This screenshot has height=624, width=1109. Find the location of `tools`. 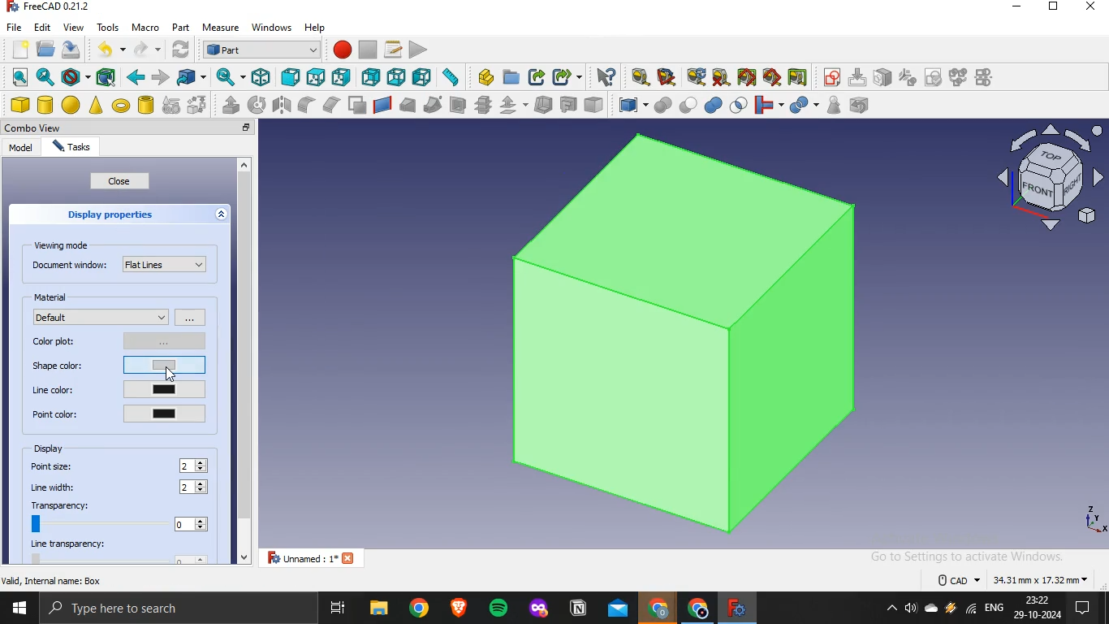

tools is located at coordinates (108, 26).